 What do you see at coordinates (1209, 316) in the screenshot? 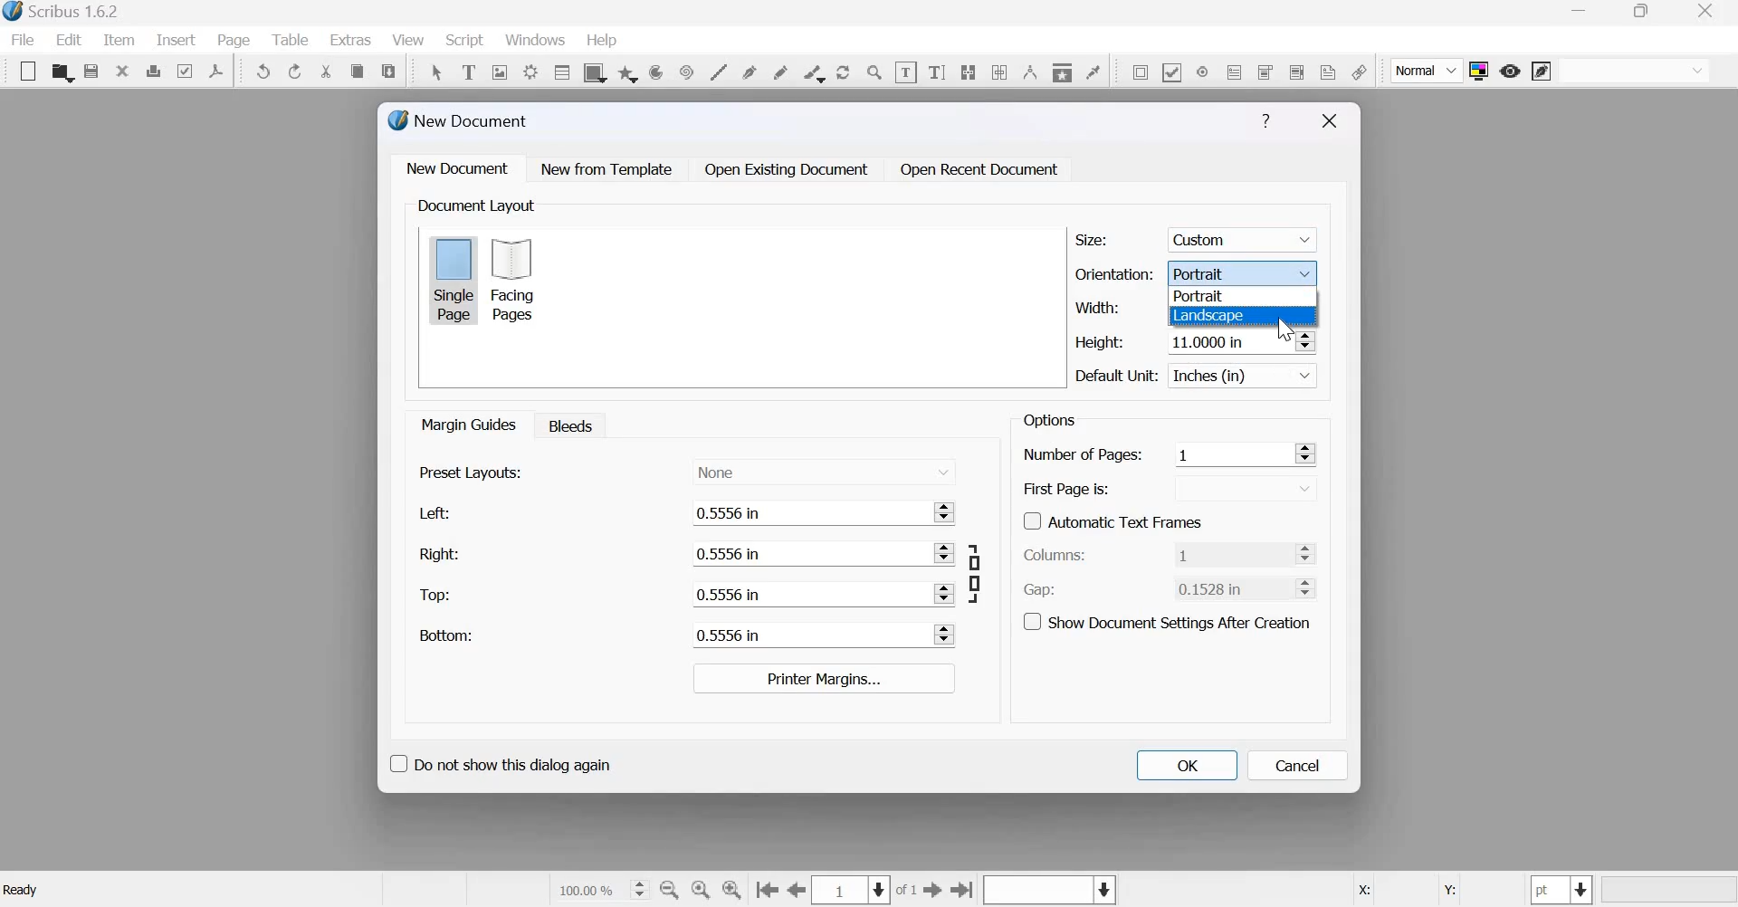
I see `Landscape` at bounding box center [1209, 316].